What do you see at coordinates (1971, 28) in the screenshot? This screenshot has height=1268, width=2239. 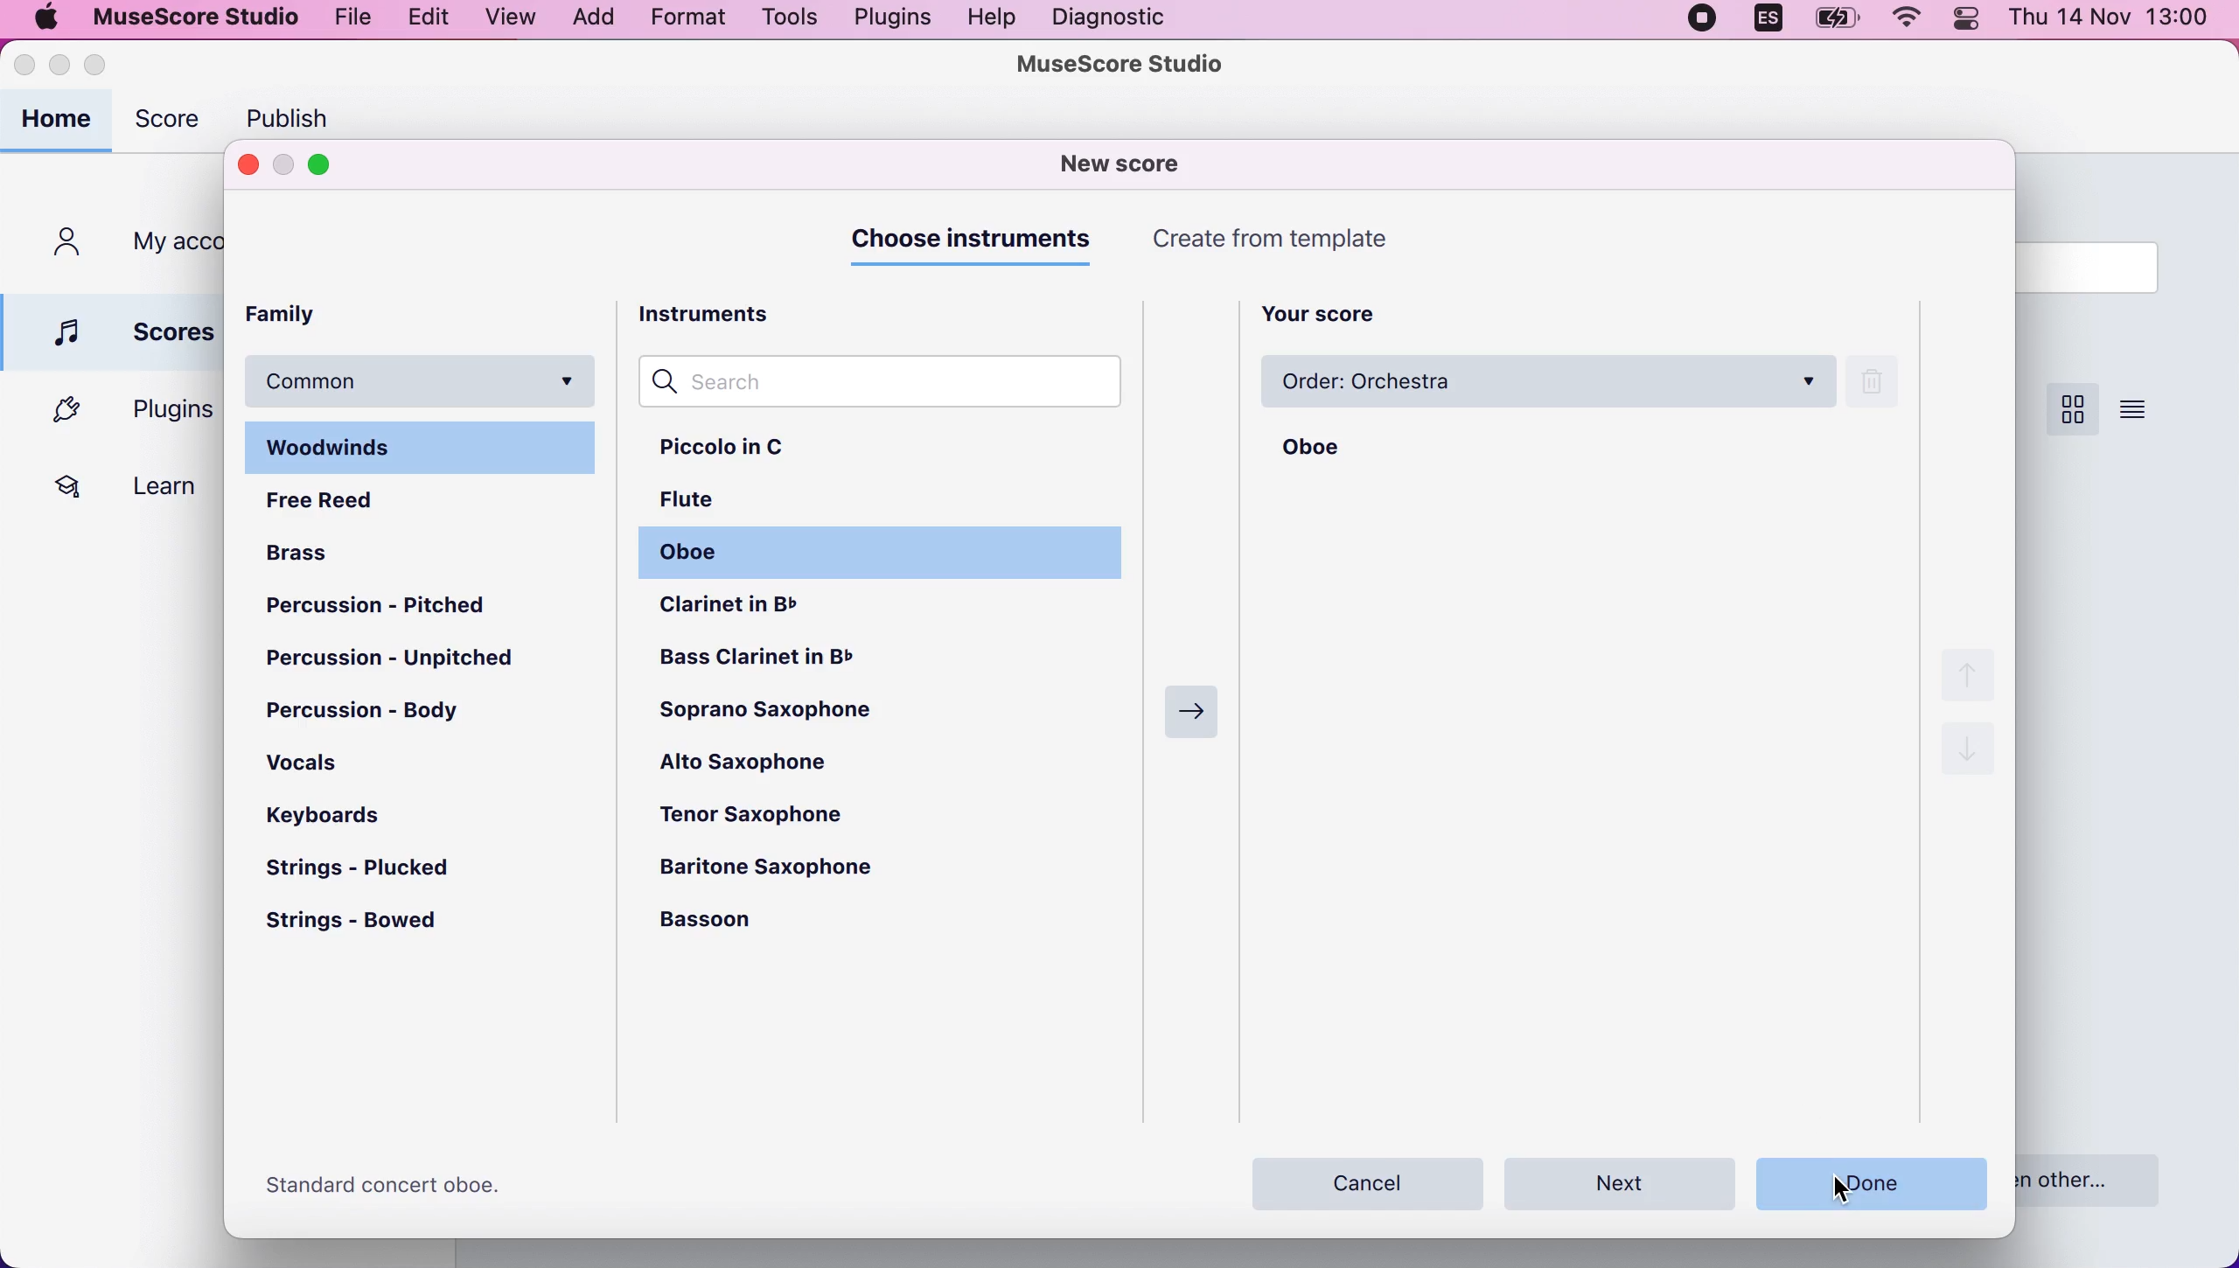 I see `panel control` at bounding box center [1971, 28].